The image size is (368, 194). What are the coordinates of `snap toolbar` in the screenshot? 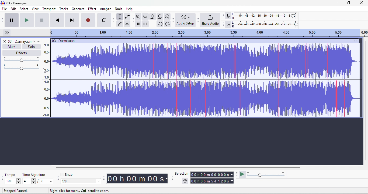 It's located at (57, 178).